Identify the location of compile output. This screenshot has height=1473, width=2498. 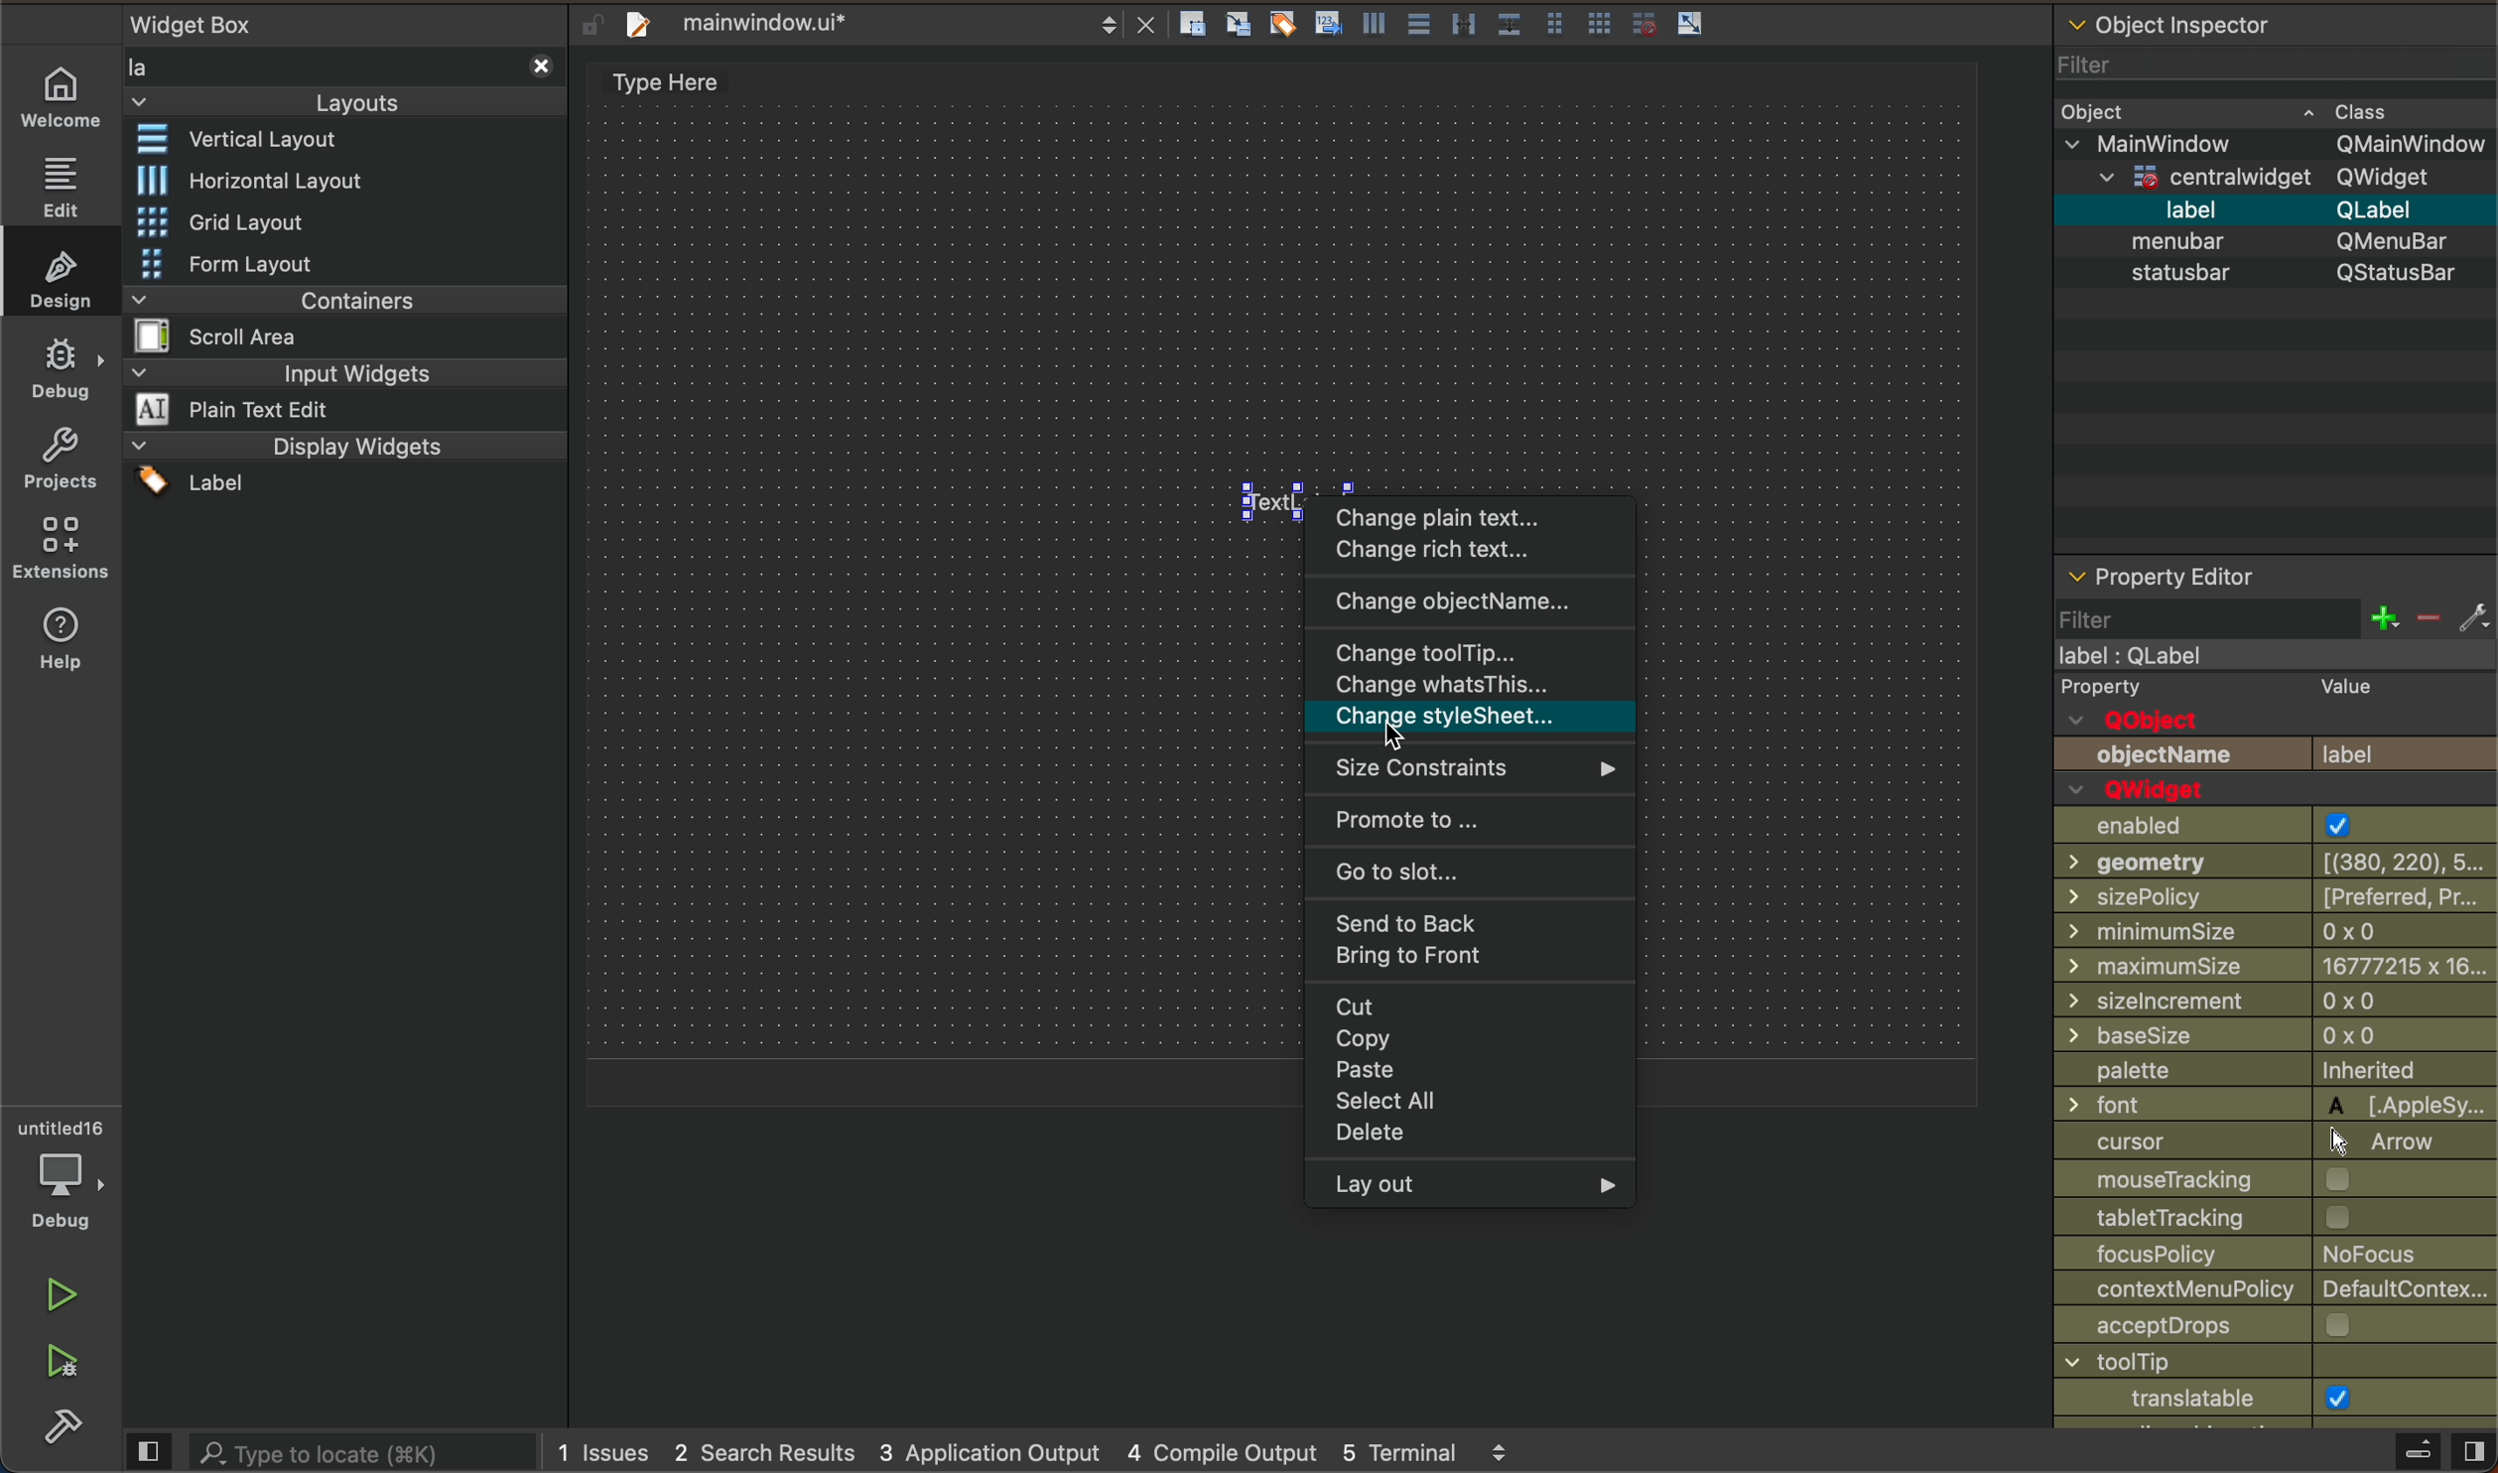
(1220, 1451).